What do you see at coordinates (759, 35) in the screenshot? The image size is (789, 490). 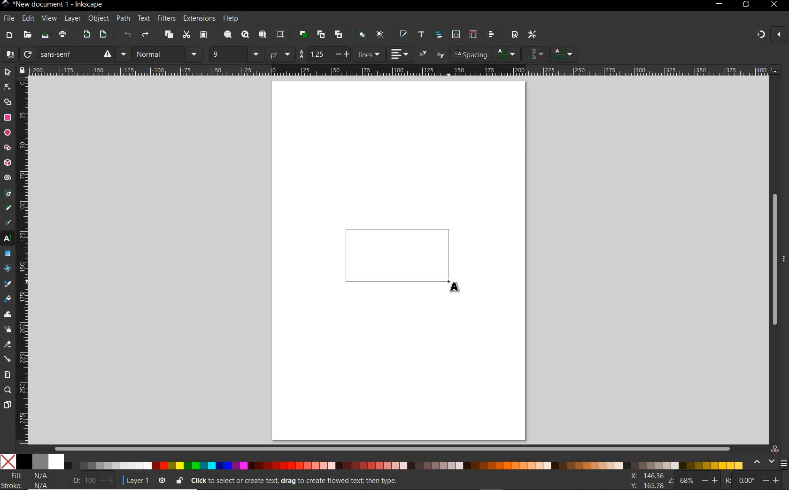 I see `snapping tool` at bounding box center [759, 35].